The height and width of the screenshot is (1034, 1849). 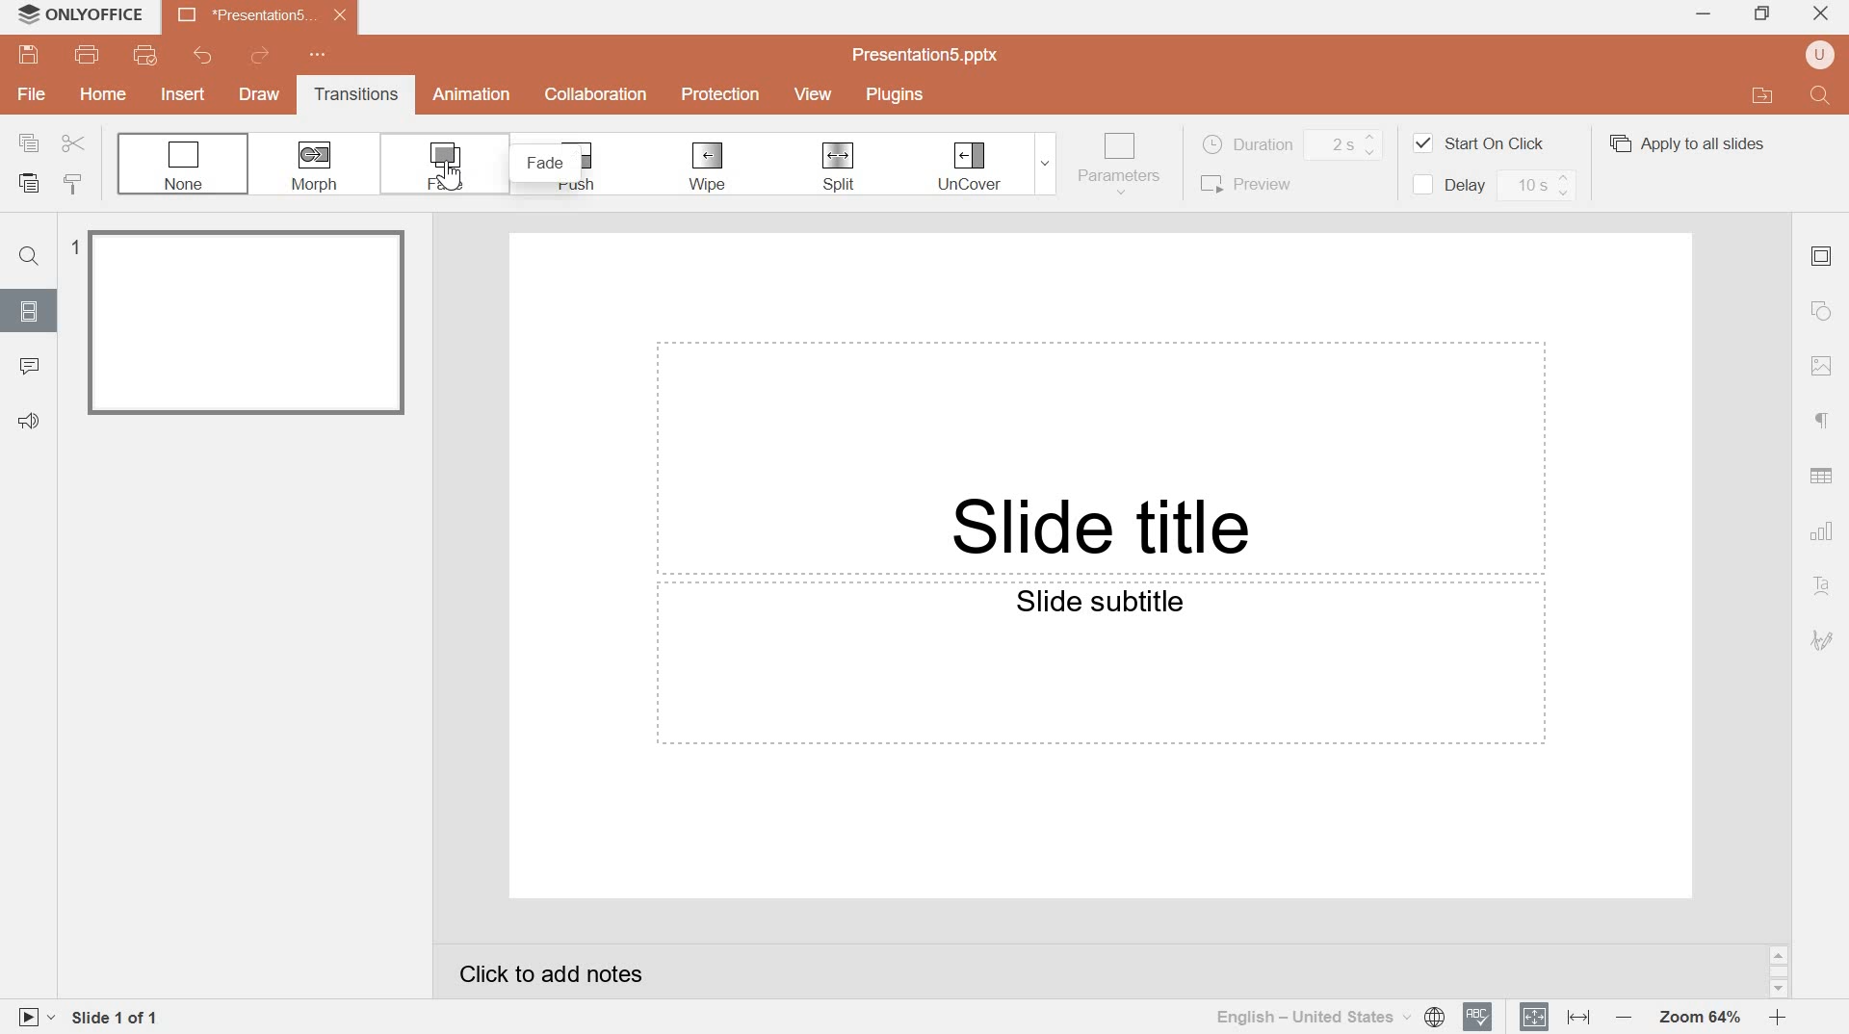 I want to click on open file location, so click(x=1764, y=94).